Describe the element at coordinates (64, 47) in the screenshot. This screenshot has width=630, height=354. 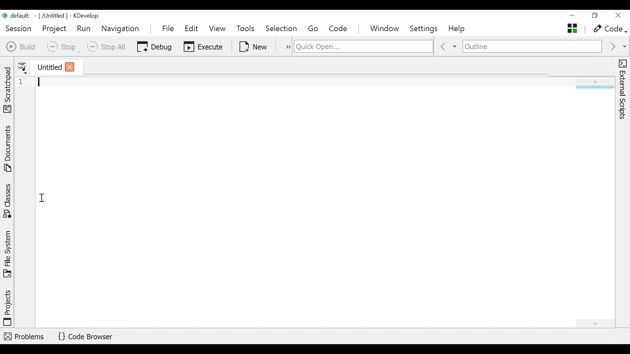
I see `Stop` at that location.